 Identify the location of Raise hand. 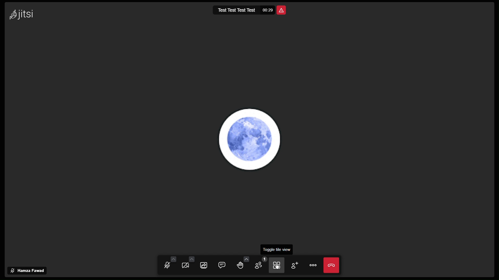
(241, 266).